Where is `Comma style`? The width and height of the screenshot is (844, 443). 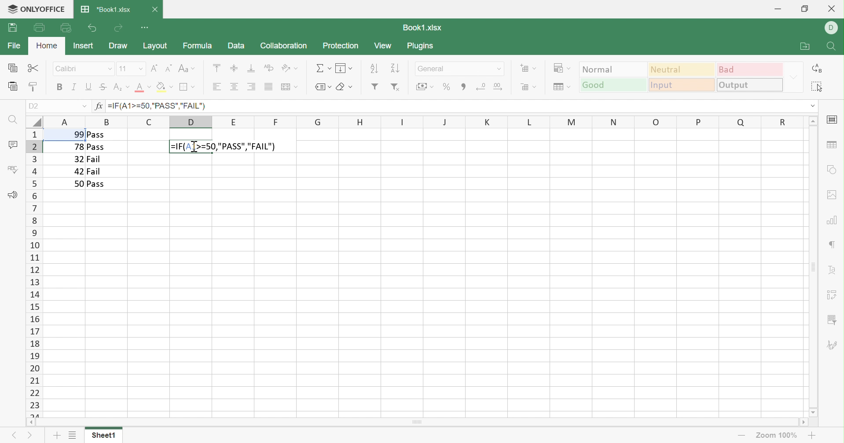
Comma style is located at coordinates (464, 86).